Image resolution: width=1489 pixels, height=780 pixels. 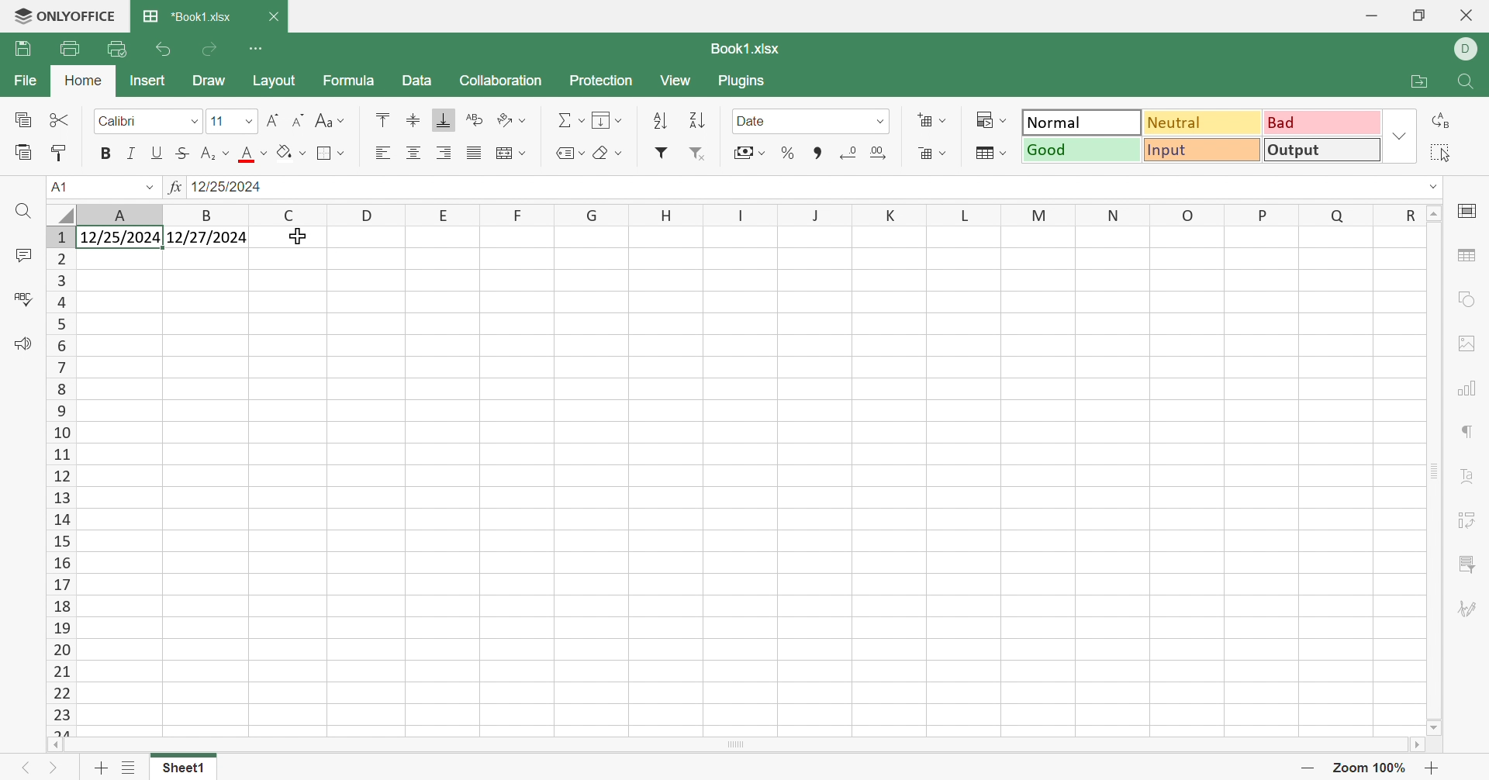 I want to click on Strikethrough, so click(x=182, y=153).